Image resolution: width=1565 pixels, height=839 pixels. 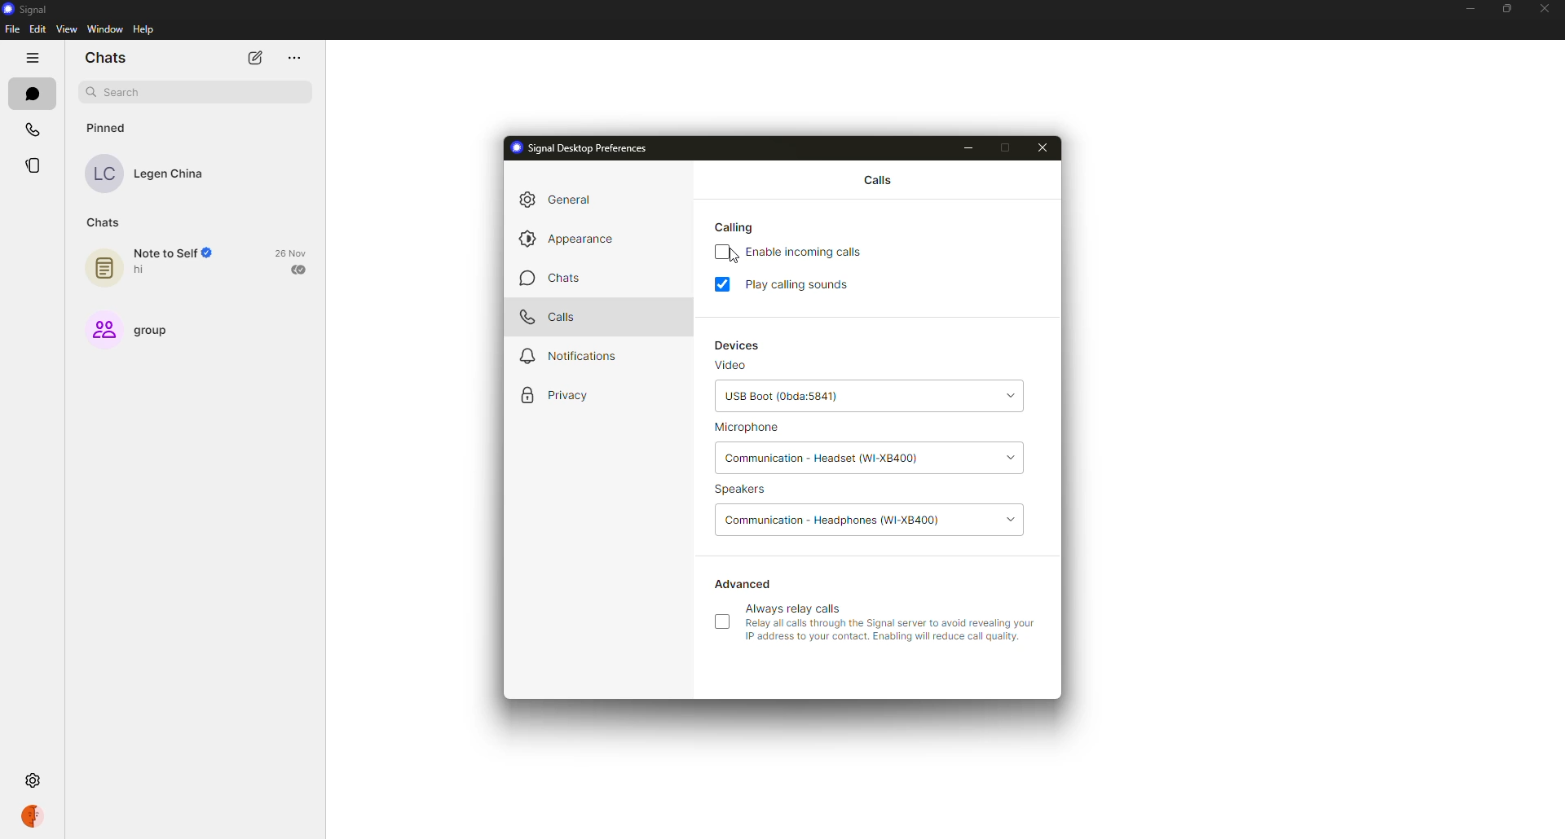 What do you see at coordinates (106, 58) in the screenshot?
I see `chats` at bounding box center [106, 58].